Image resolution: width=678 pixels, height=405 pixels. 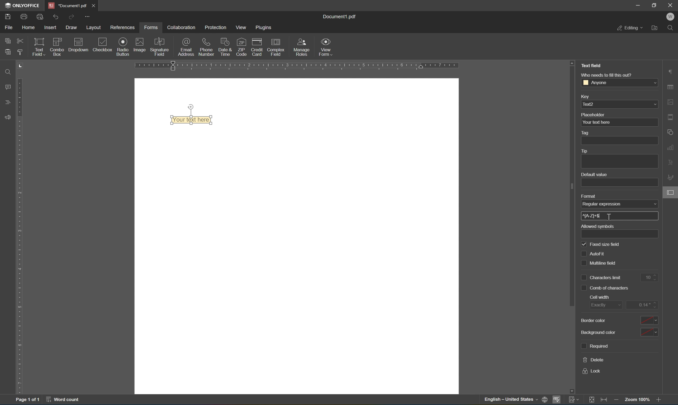 I want to click on ONLYOFFICE, so click(x=23, y=5).